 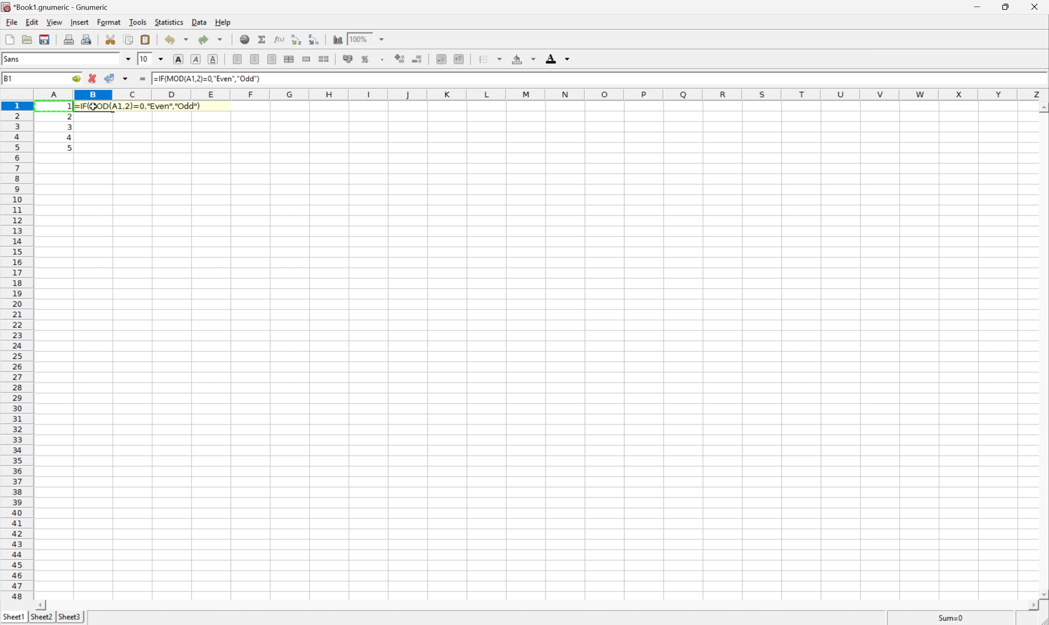 What do you see at coordinates (364, 60) in the screenshot?
I see `Format selection as percentage` at bounding box center [364, 60].